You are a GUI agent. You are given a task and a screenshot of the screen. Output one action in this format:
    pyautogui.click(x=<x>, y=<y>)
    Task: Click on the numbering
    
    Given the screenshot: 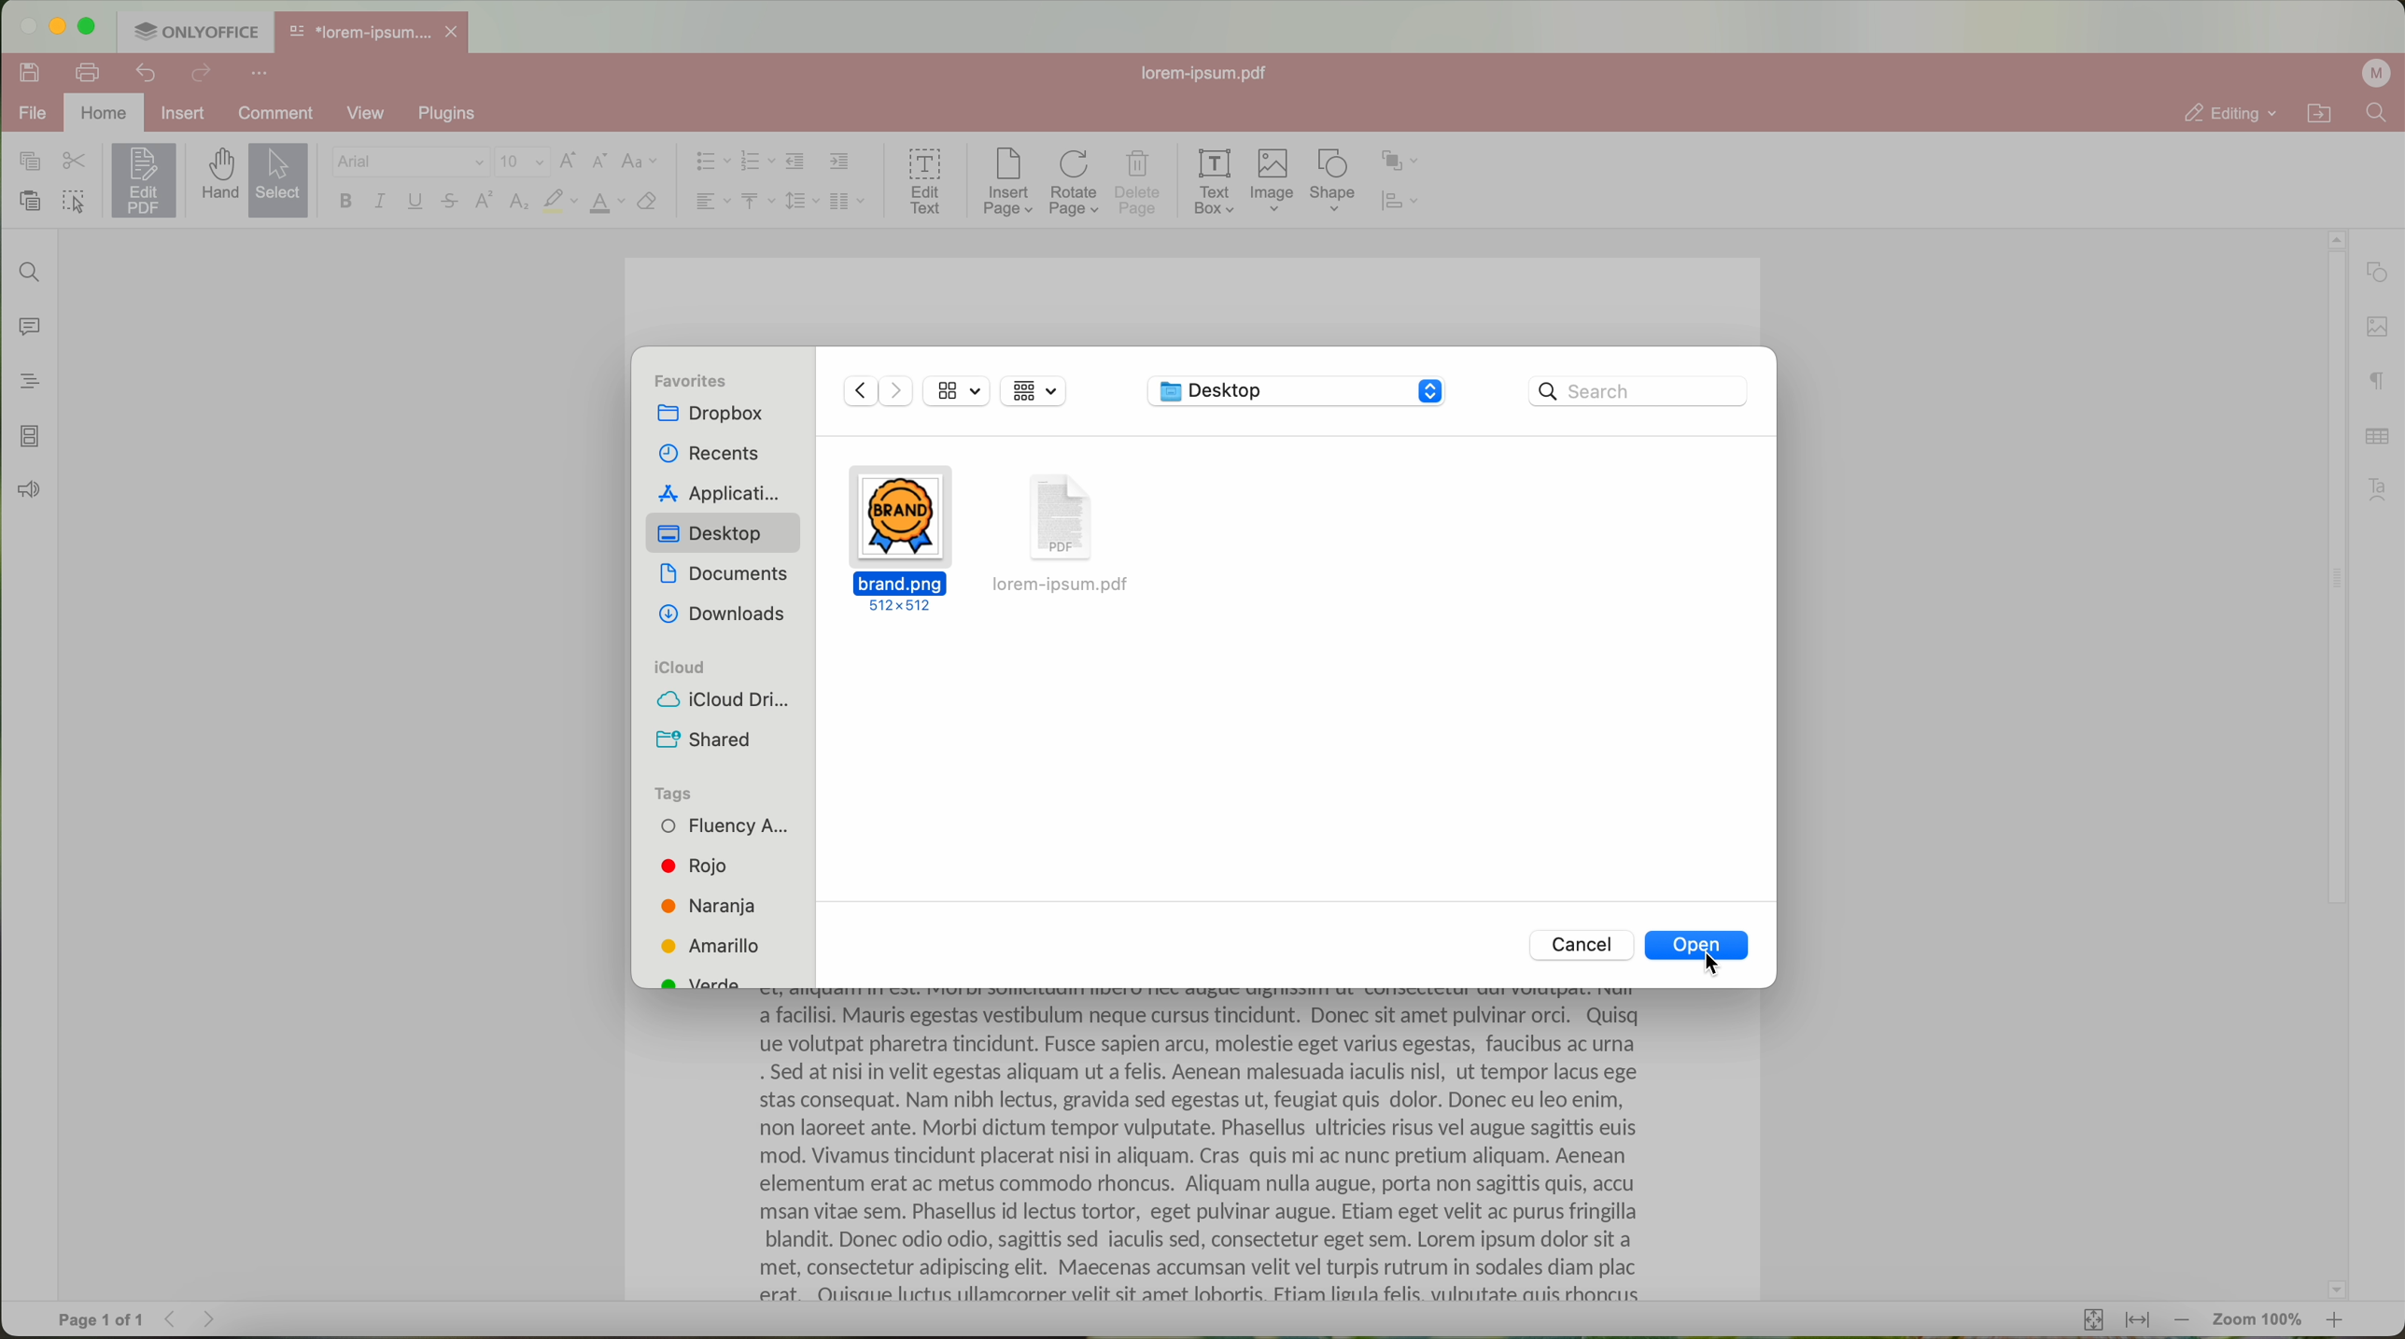 What is the action you would take?
    pyautogui.click(x=757, y=162)
    